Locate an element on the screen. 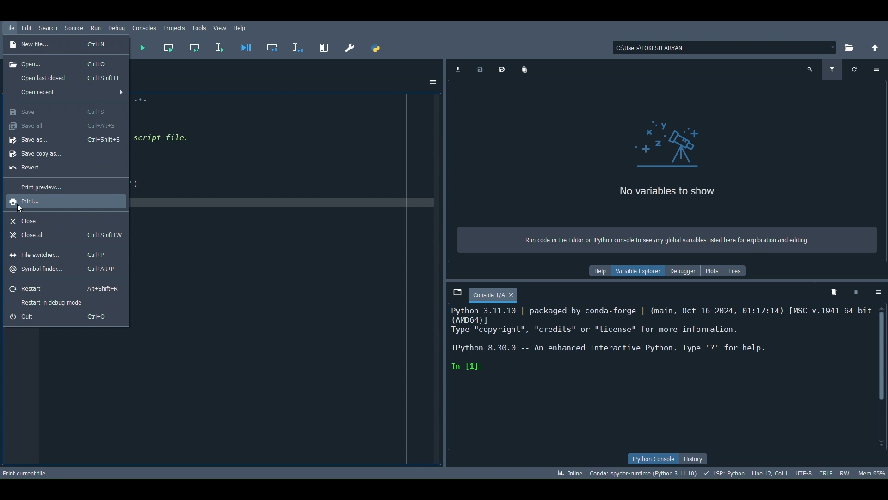  Tools is located at coordinates (199, 29).